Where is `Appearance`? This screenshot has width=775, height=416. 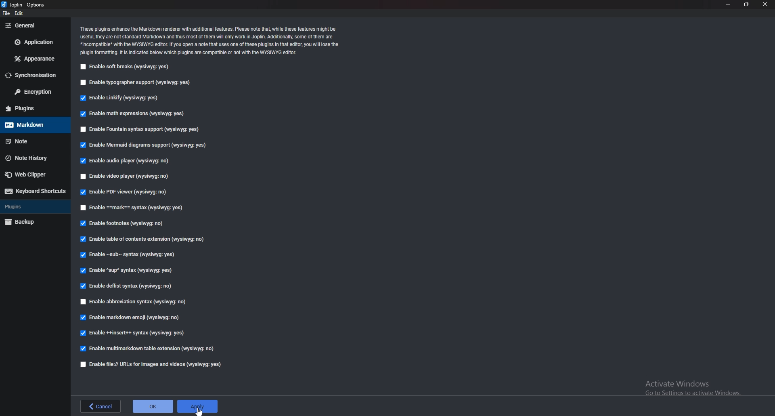
Appearance is located at coordinates (36, 58).